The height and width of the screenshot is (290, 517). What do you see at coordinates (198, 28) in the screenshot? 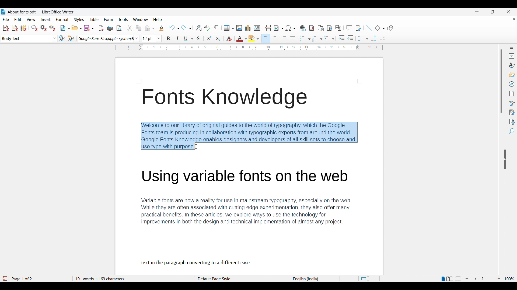
I see `Find and replace` at bounding box center [198, 28].